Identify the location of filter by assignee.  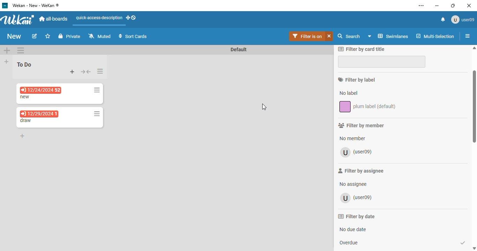
(361, 171).